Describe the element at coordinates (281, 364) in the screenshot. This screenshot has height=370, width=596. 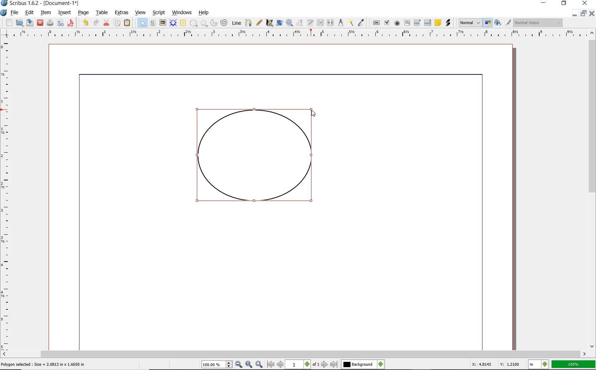
I see `previous` at that location.